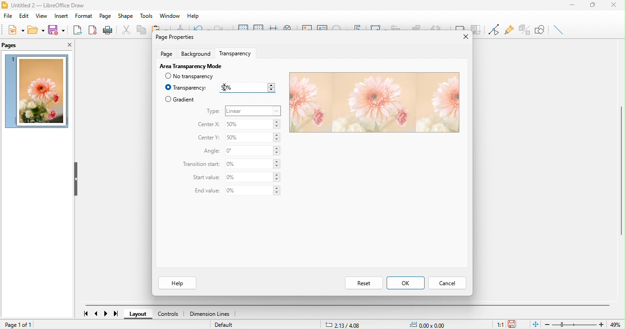 The image size is (625, 330). Describe the element at coordinates (225, 325) in the screenshot. I see `default` at that location.